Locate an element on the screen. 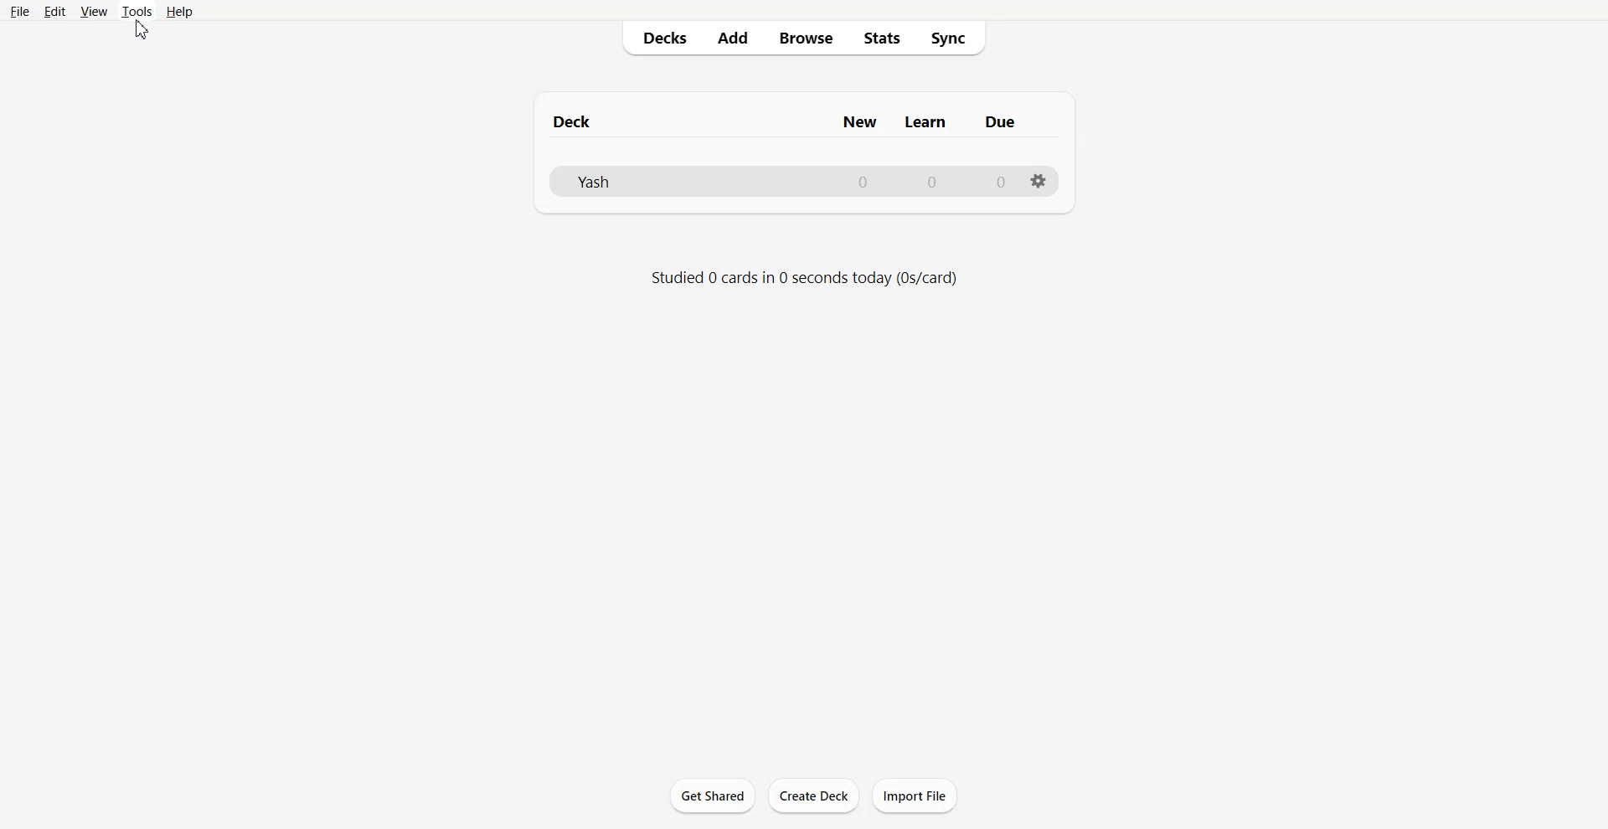 The image size is (1608, 829). Sync is located at coordinates (954, 39).